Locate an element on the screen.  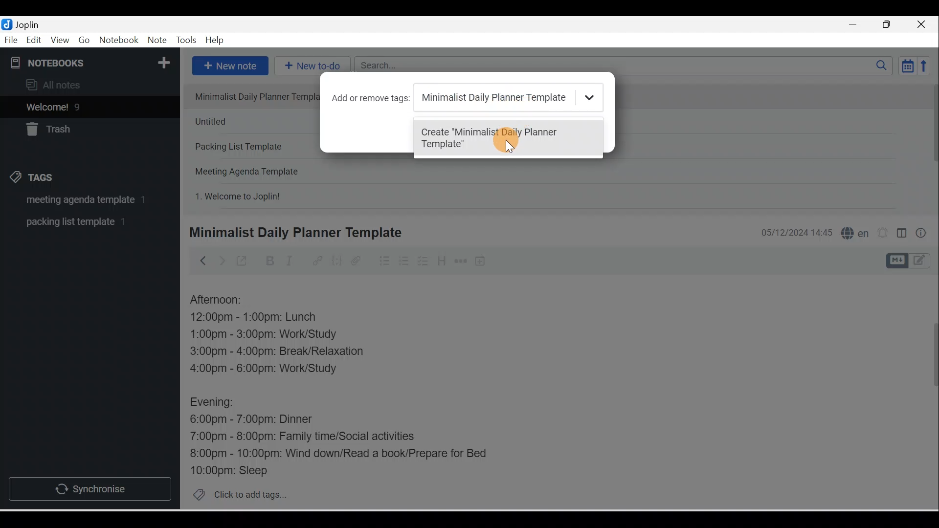
Minimise is located at coordinates (856, 25).